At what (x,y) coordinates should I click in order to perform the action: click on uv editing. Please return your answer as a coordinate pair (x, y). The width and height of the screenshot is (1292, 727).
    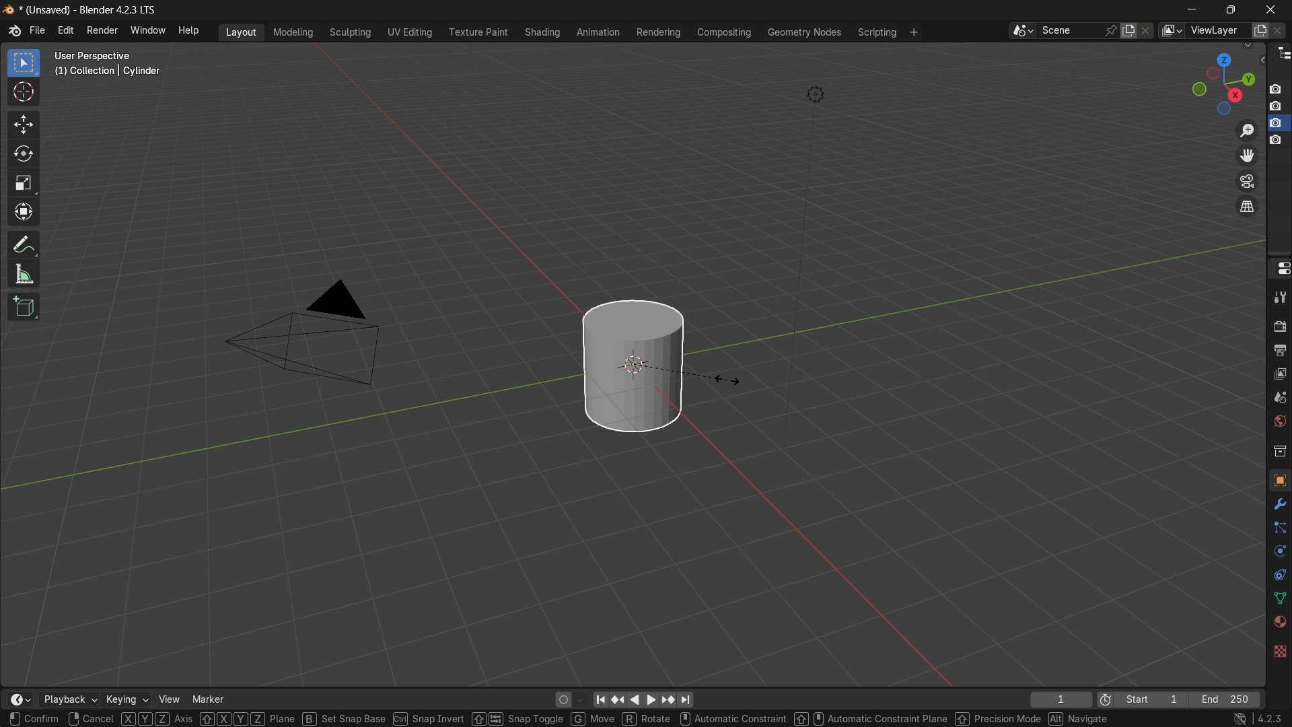
    Looking at the image, I should click on (409, 32).